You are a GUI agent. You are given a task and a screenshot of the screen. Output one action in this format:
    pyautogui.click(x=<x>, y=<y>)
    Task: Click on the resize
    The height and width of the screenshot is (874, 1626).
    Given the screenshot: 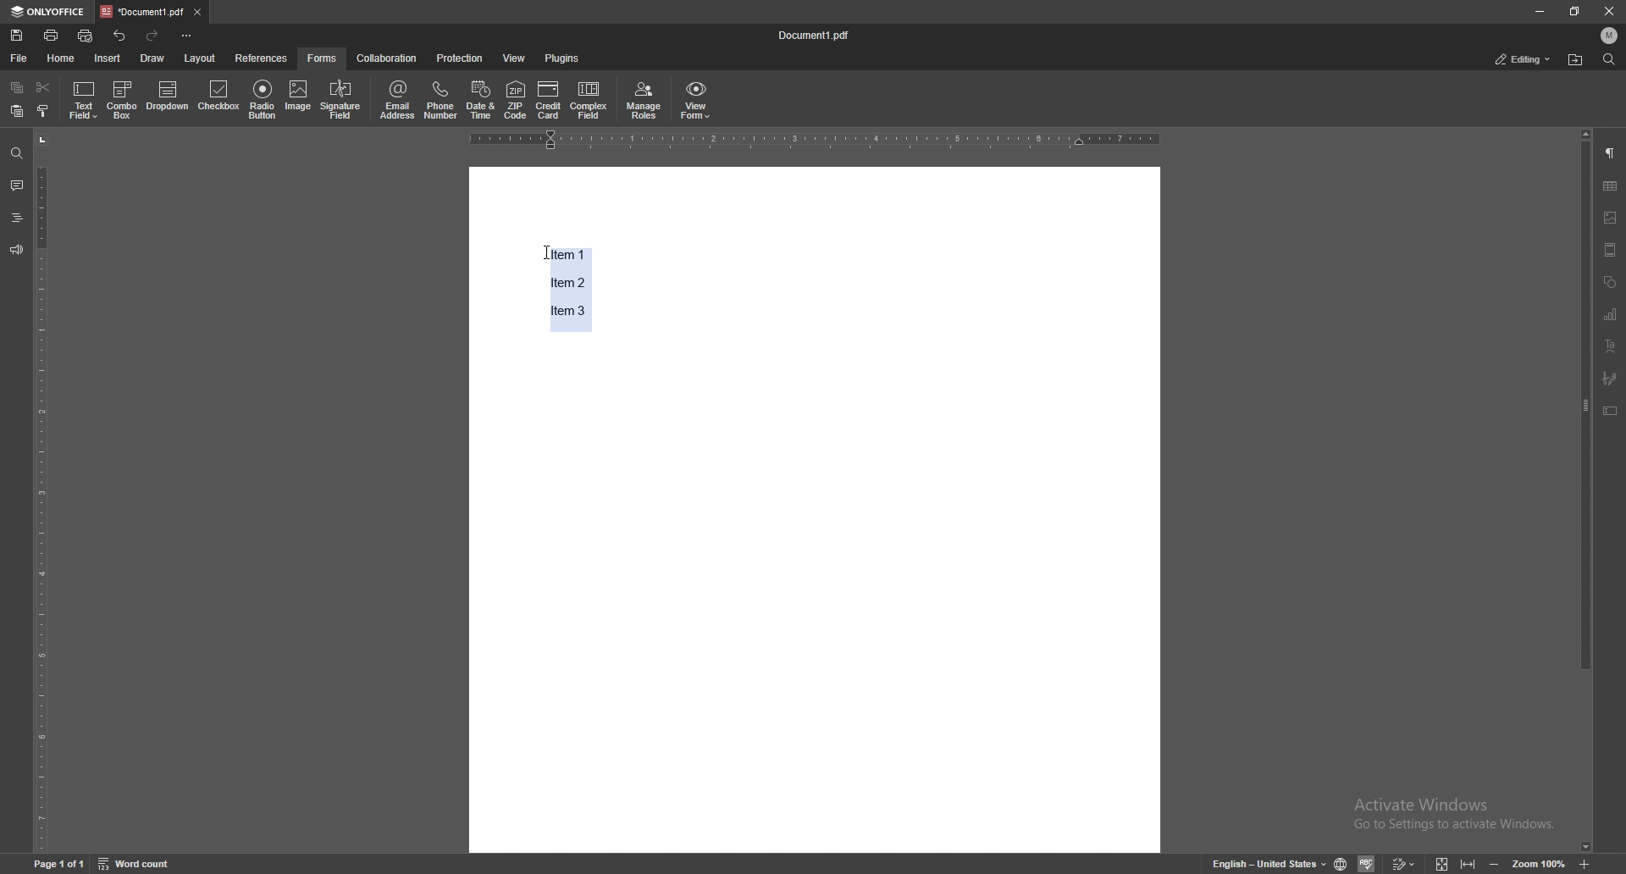 What is the action you would take?
    pyautogui.click(x=1574, y=11)
    